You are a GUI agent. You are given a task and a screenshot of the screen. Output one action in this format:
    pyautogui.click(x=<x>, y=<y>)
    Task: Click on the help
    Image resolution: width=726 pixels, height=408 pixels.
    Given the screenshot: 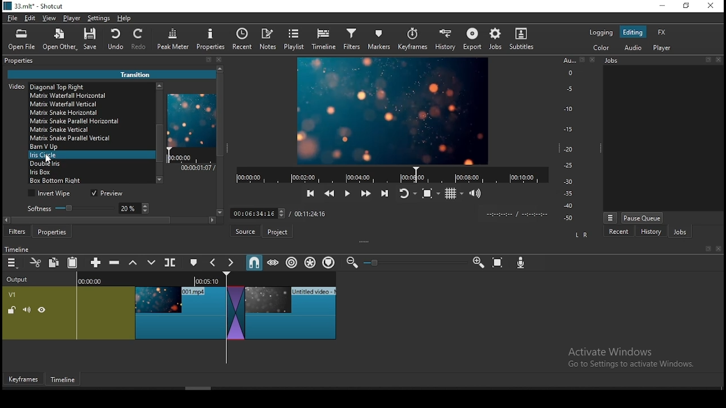 What is the action you would take?
    pyautogui.click(x=123, y=18)
    